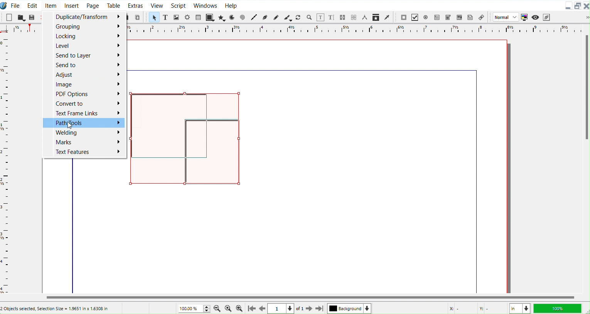  Describe the element at coordinates (6, 165) in the screenshot. I see `Horizontal Scale bar` at that location.